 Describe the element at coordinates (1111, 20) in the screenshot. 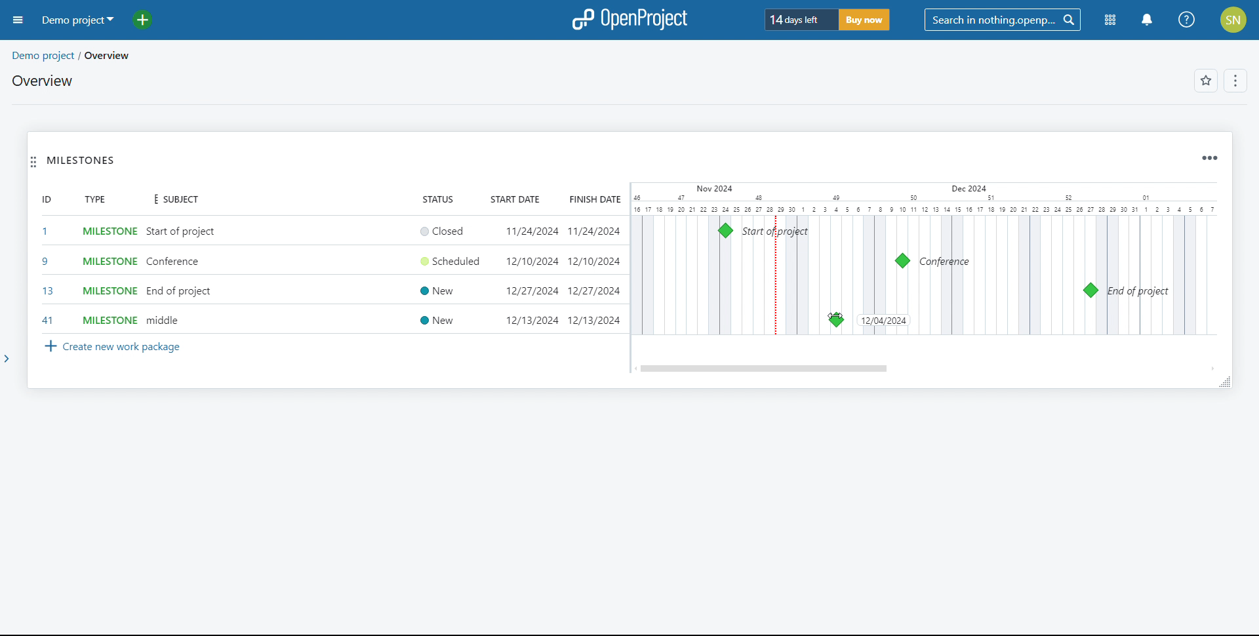

I see `modules` at that location.